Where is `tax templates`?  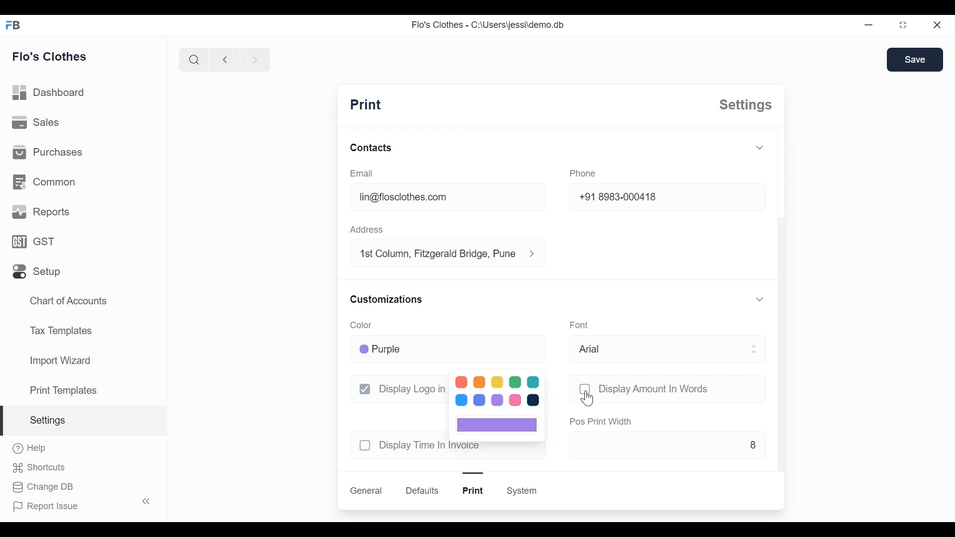
tax templates is located at coordinates (59, 330).